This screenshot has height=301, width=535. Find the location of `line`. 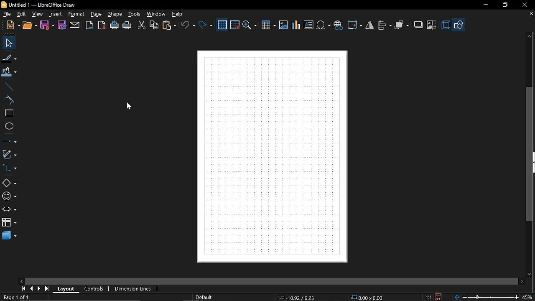

line is located at coordinates (9, 87).